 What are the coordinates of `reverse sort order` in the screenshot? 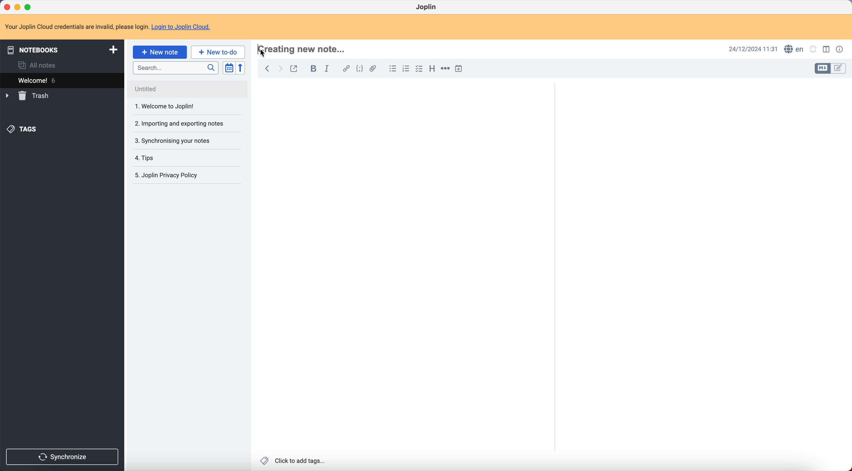 It's located at (240, 68).